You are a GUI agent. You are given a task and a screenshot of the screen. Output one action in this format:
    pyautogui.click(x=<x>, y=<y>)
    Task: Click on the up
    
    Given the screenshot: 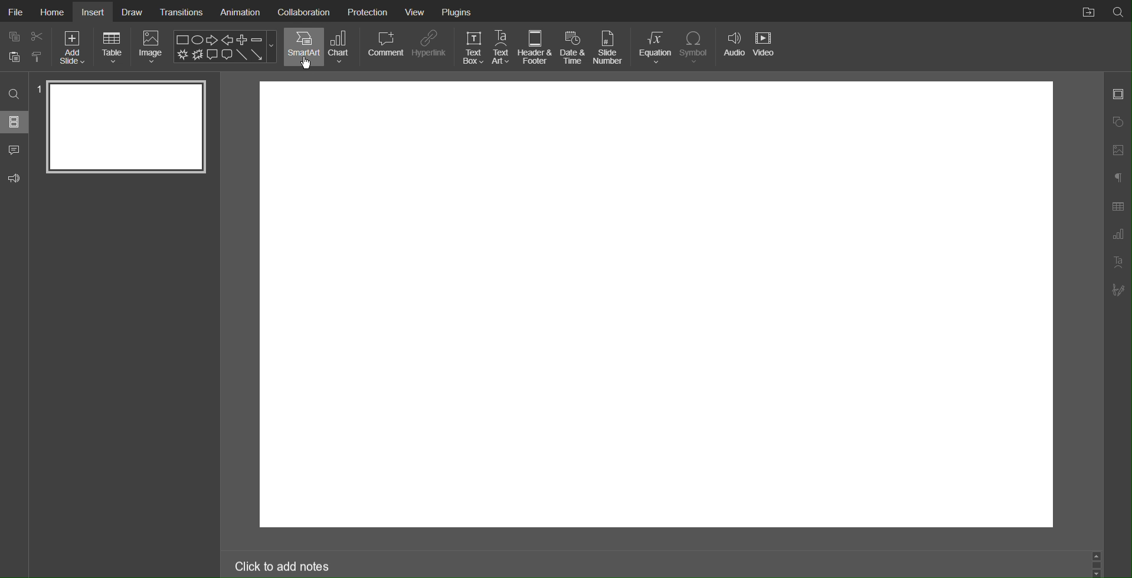 What is the action you would take?
    pyautogui.click(x=1099, y=557)
    